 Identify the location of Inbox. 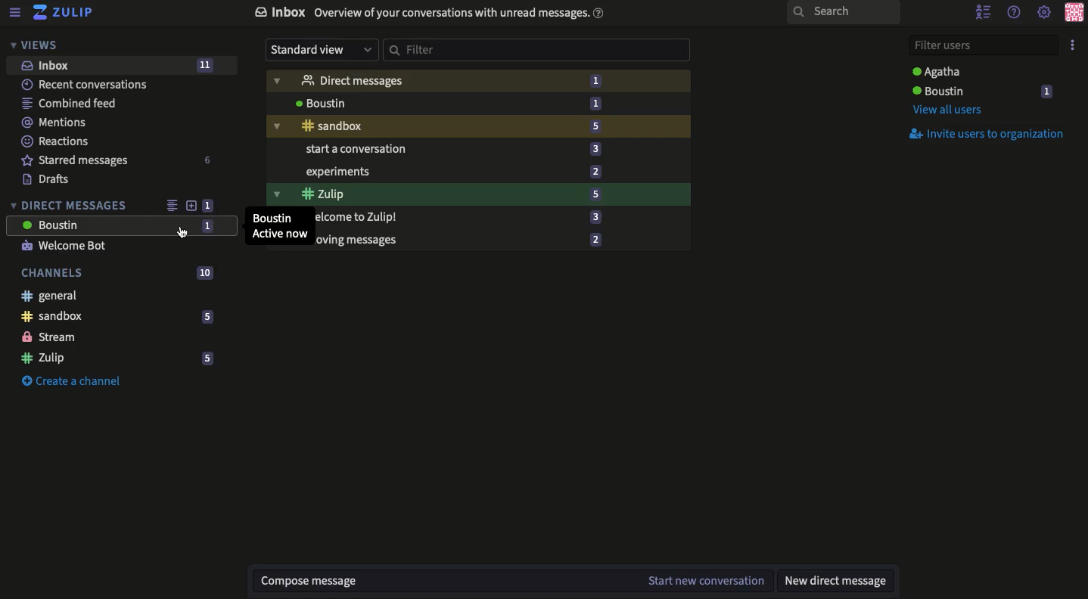
(427, 14).